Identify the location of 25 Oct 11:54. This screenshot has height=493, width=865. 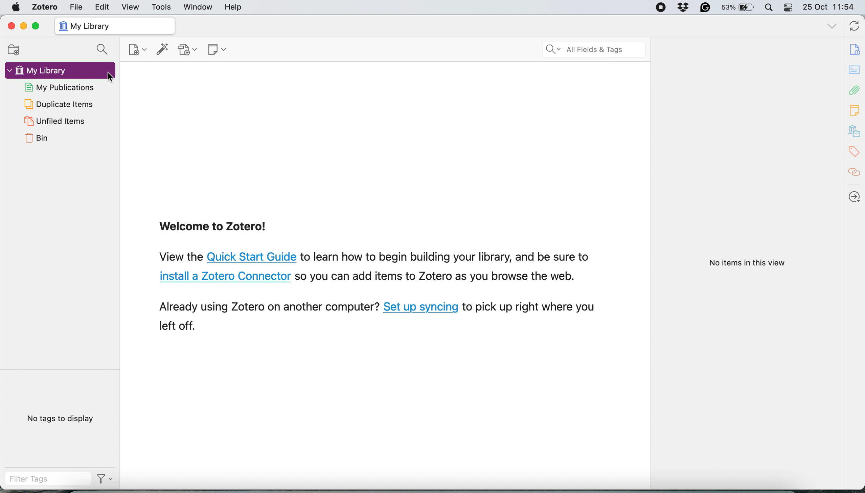
(833, 7).